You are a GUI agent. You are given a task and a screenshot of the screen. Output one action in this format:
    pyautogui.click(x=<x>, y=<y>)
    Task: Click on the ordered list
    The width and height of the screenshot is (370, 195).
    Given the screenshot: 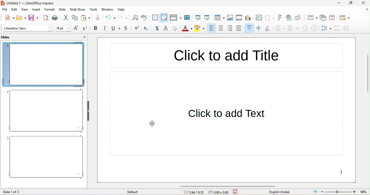 What is the action you would take?
    pyautogui.click(x=293, y=29)
    